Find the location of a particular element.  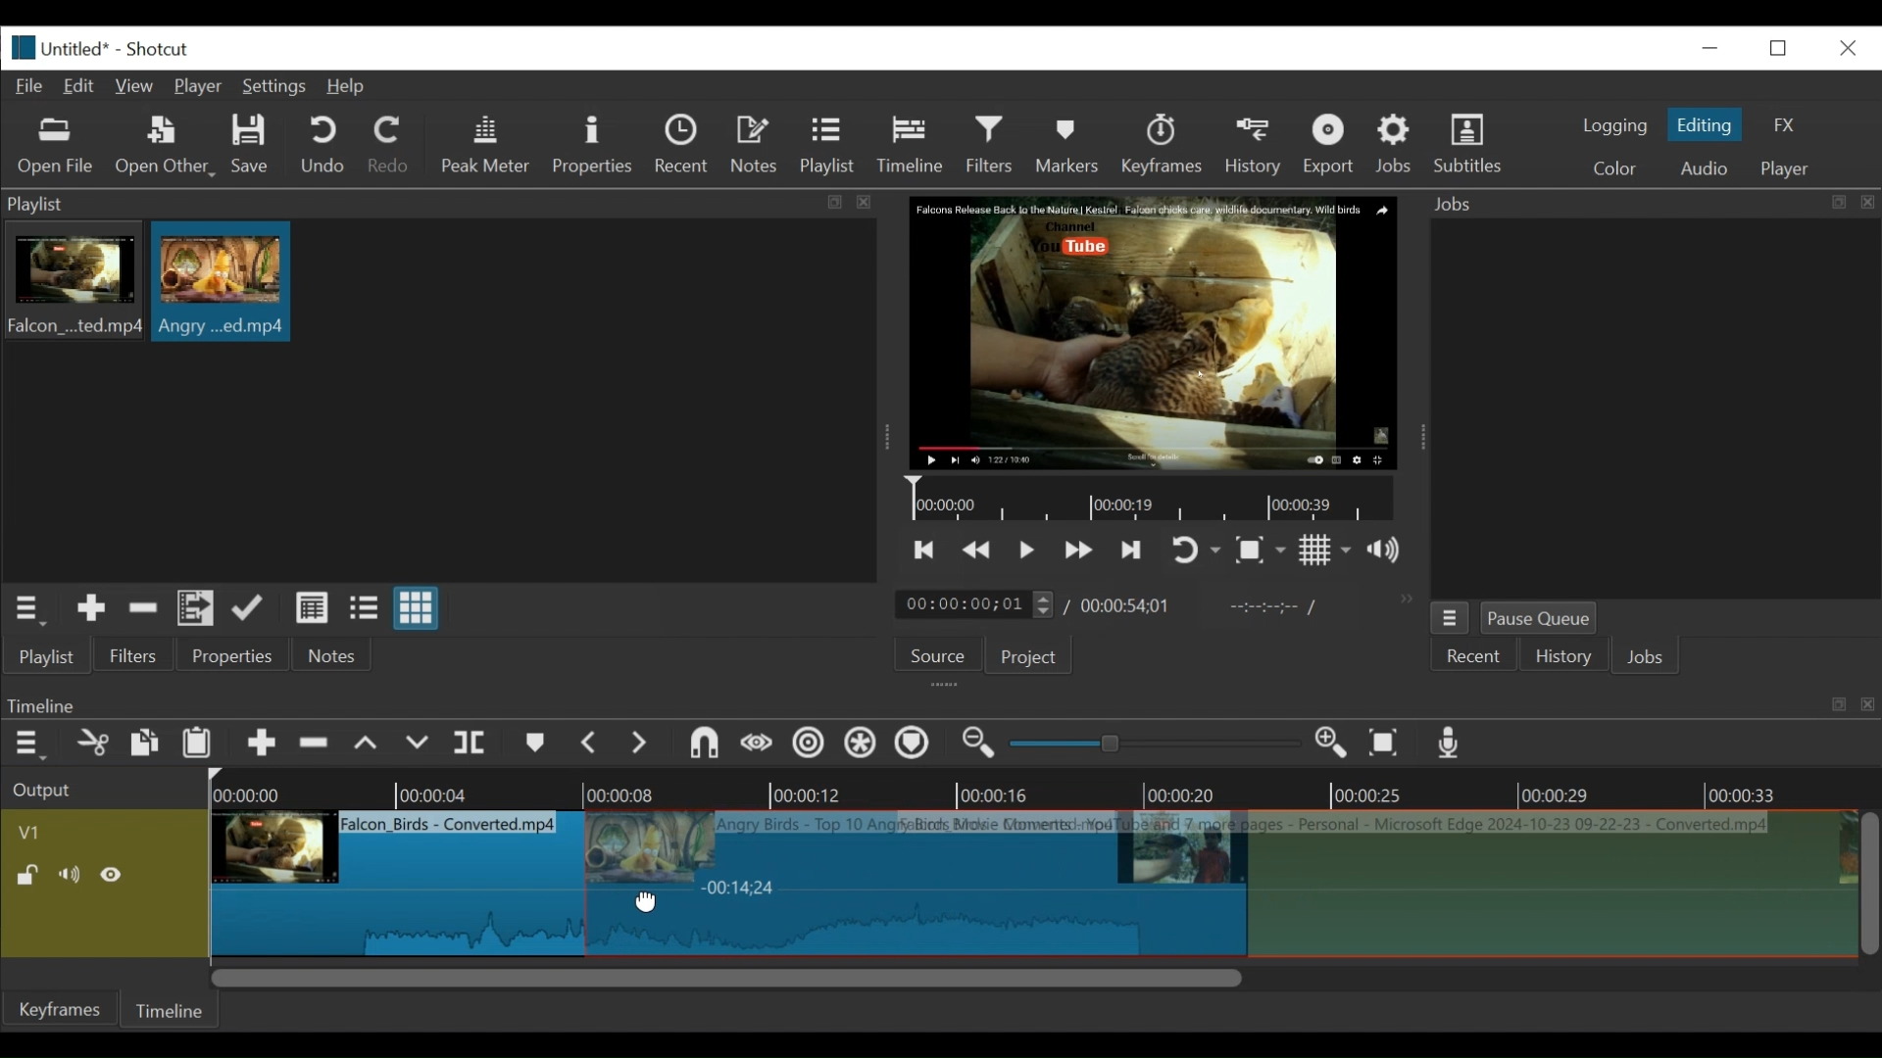

logging is located at coordinates (1613, 125).